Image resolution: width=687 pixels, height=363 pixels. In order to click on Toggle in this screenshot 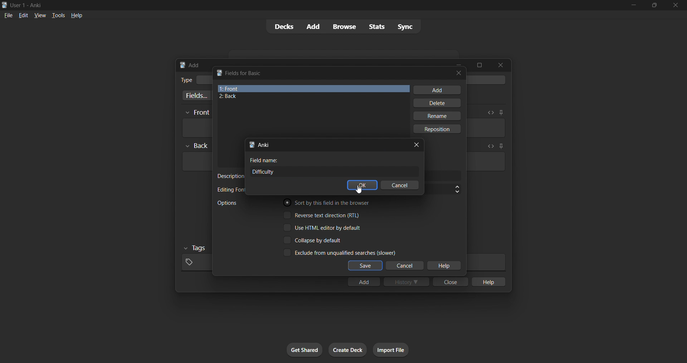, I will do `click(339, 252)`.